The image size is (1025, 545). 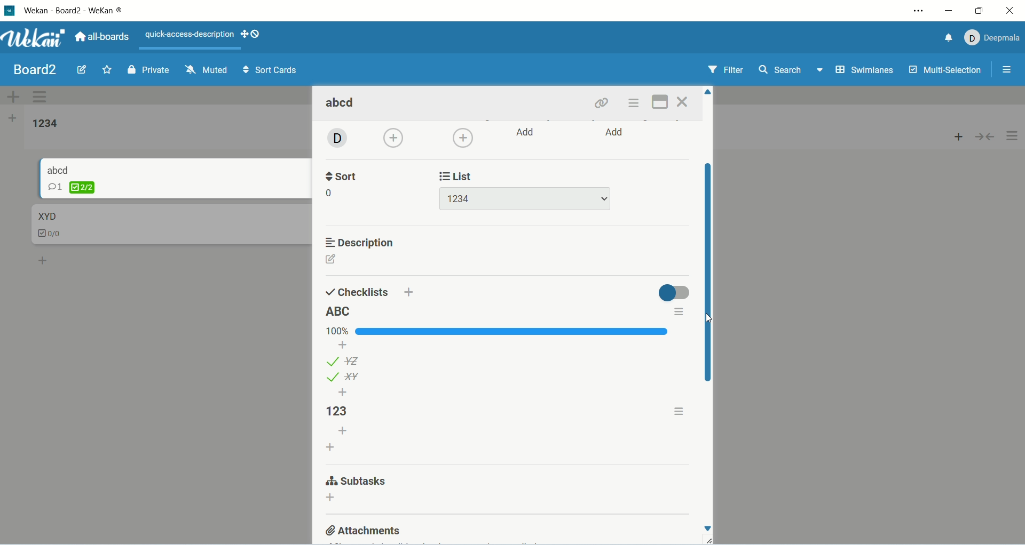 I want to click on search, so click(x=792, y=71).